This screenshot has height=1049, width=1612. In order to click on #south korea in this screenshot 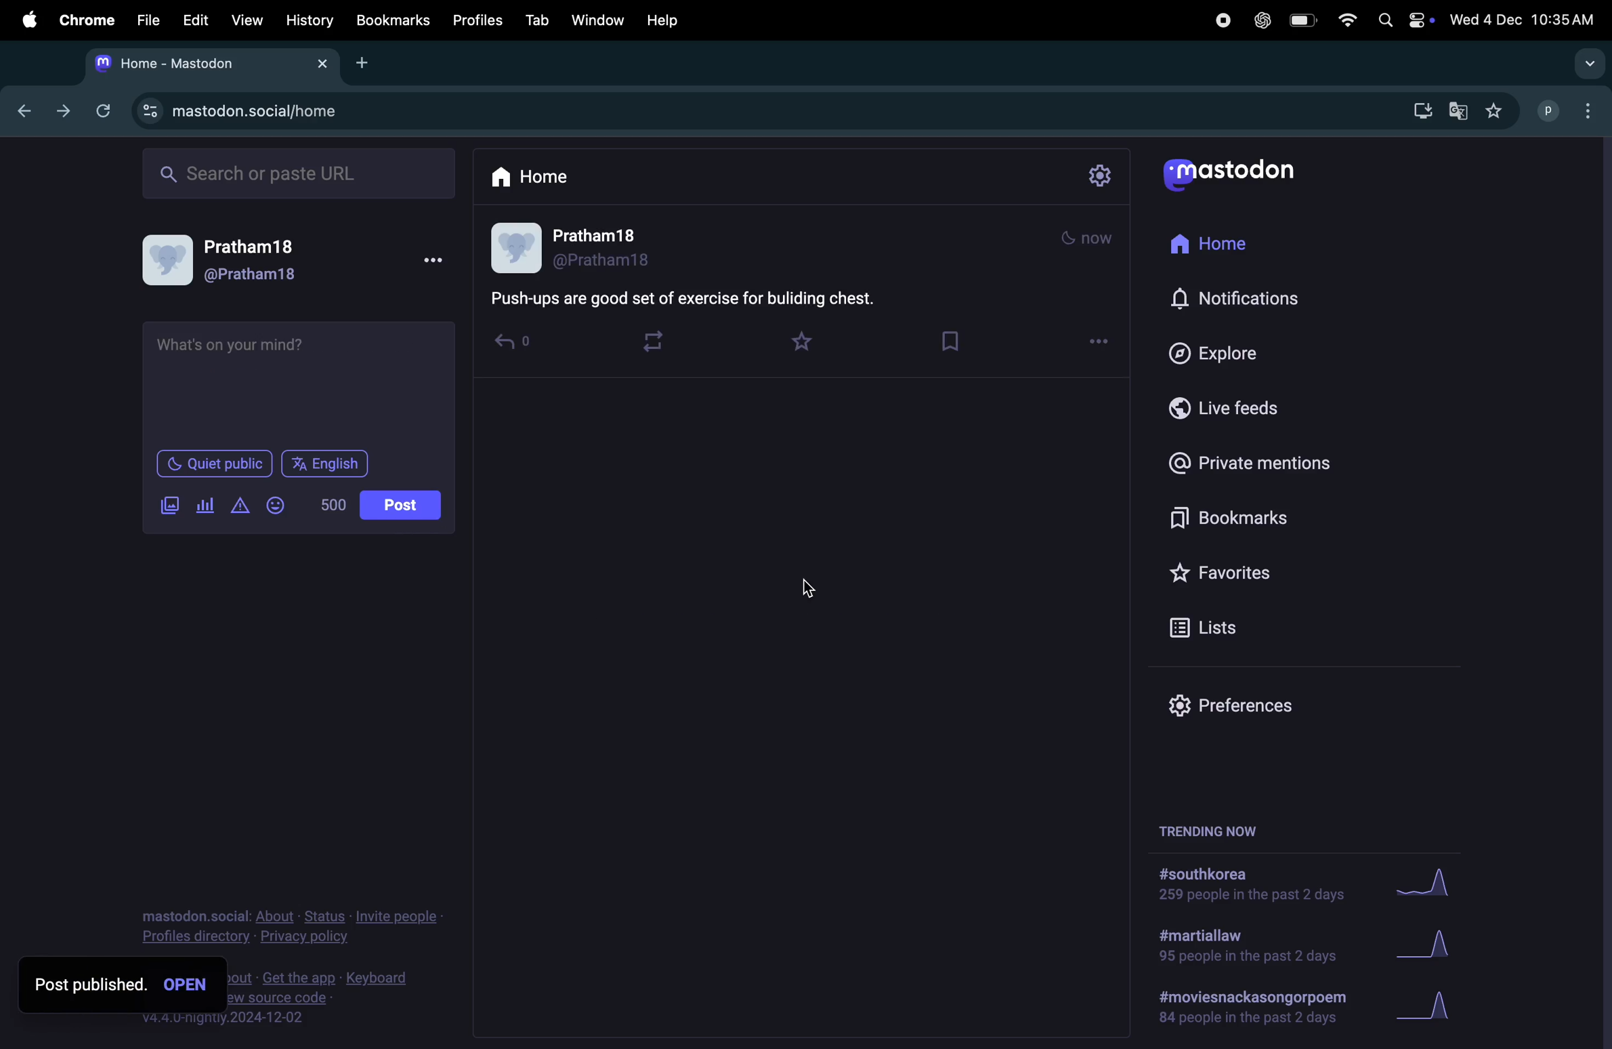, I will do `click(1245, 885)`.